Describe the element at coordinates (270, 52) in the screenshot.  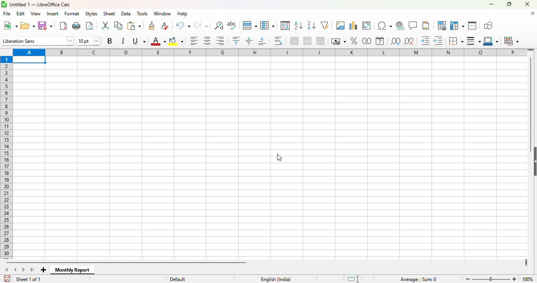
I see `columns` at that location.